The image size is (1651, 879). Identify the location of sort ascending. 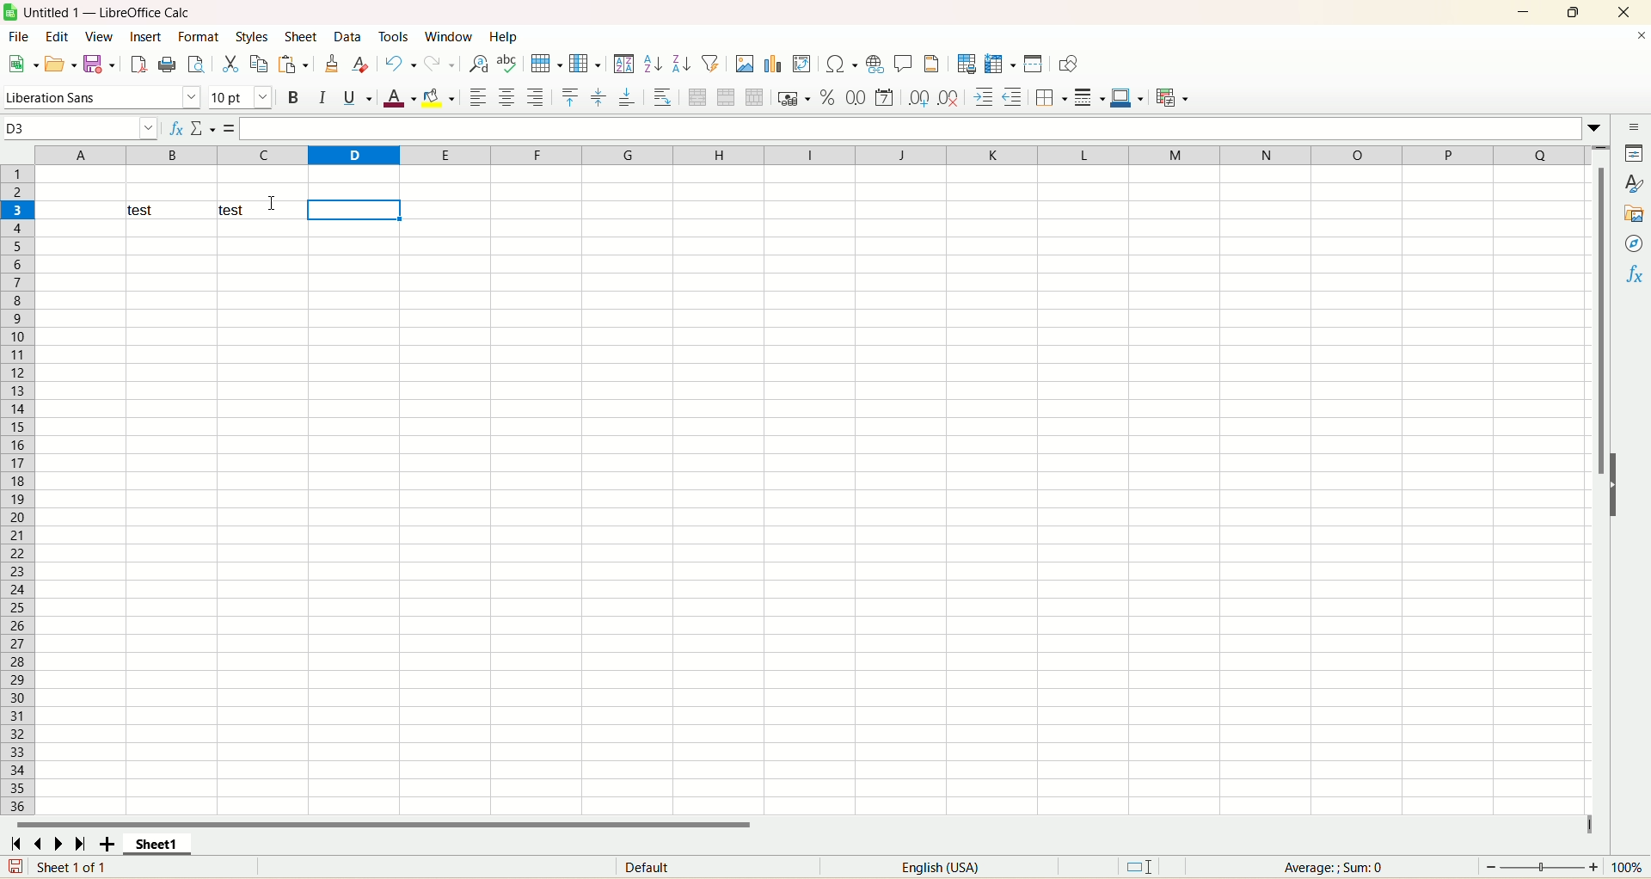
(654, 64).